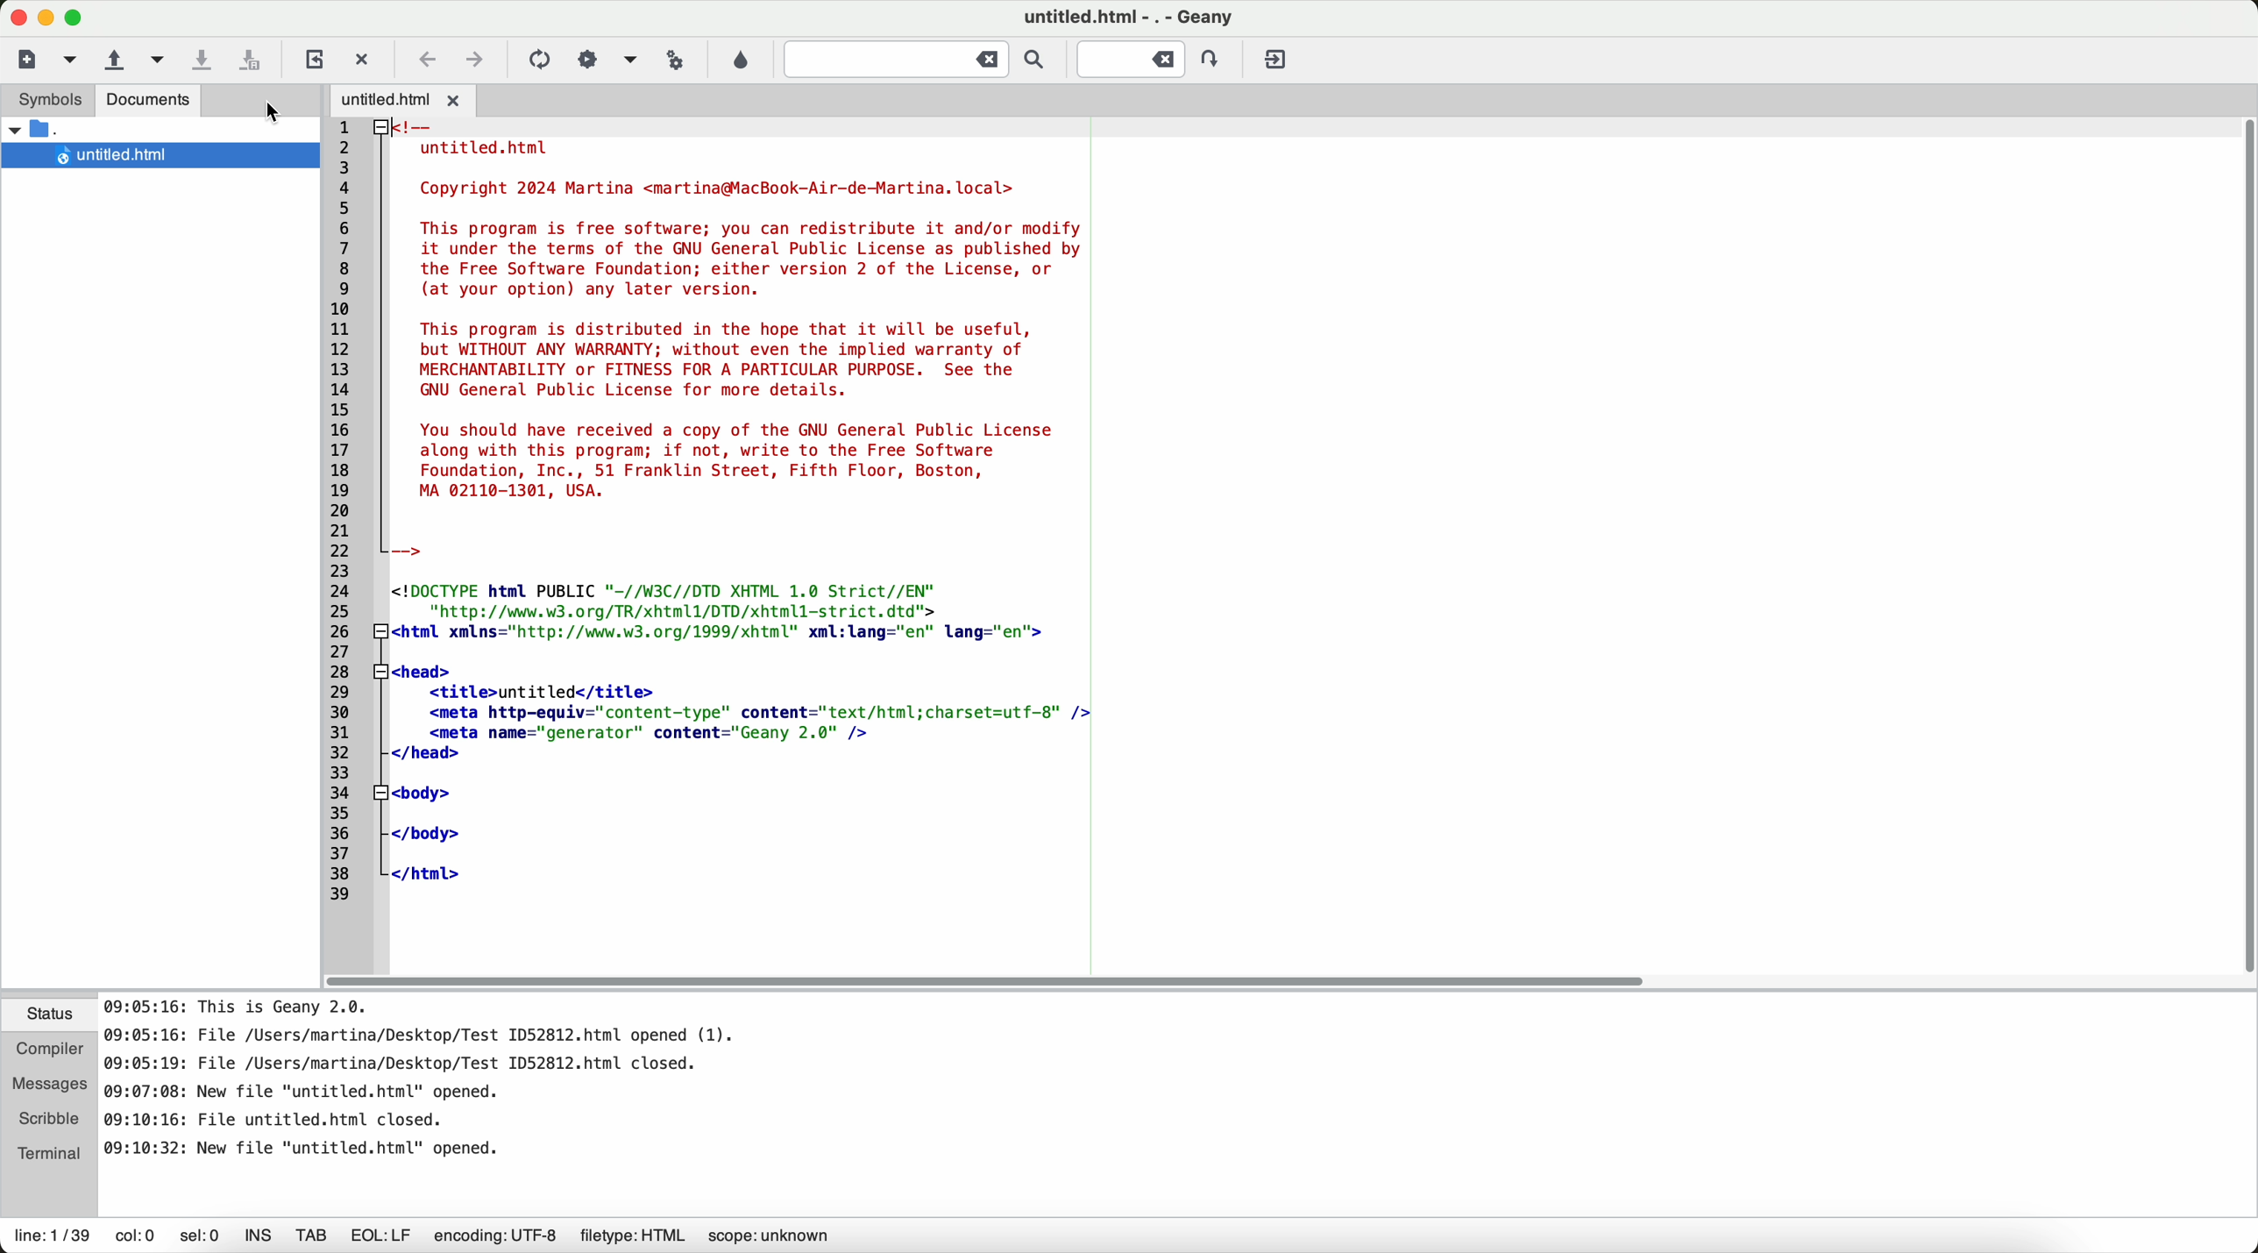 This screenshot has height=1253, width=2258. I want to click on open a recent file, so click(156, 61).